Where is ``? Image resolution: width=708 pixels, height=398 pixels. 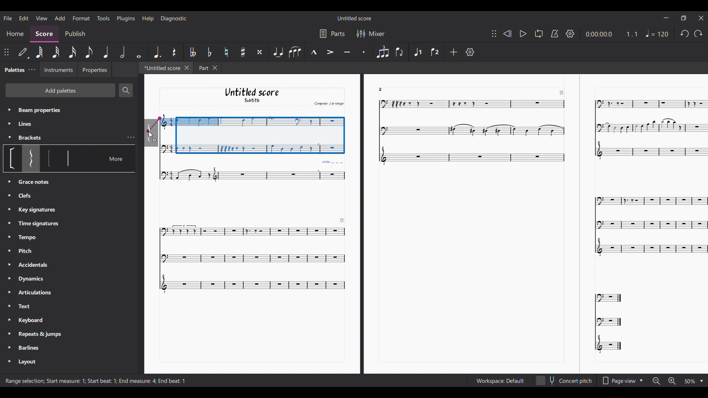
 is located at coordinates (606, 343).